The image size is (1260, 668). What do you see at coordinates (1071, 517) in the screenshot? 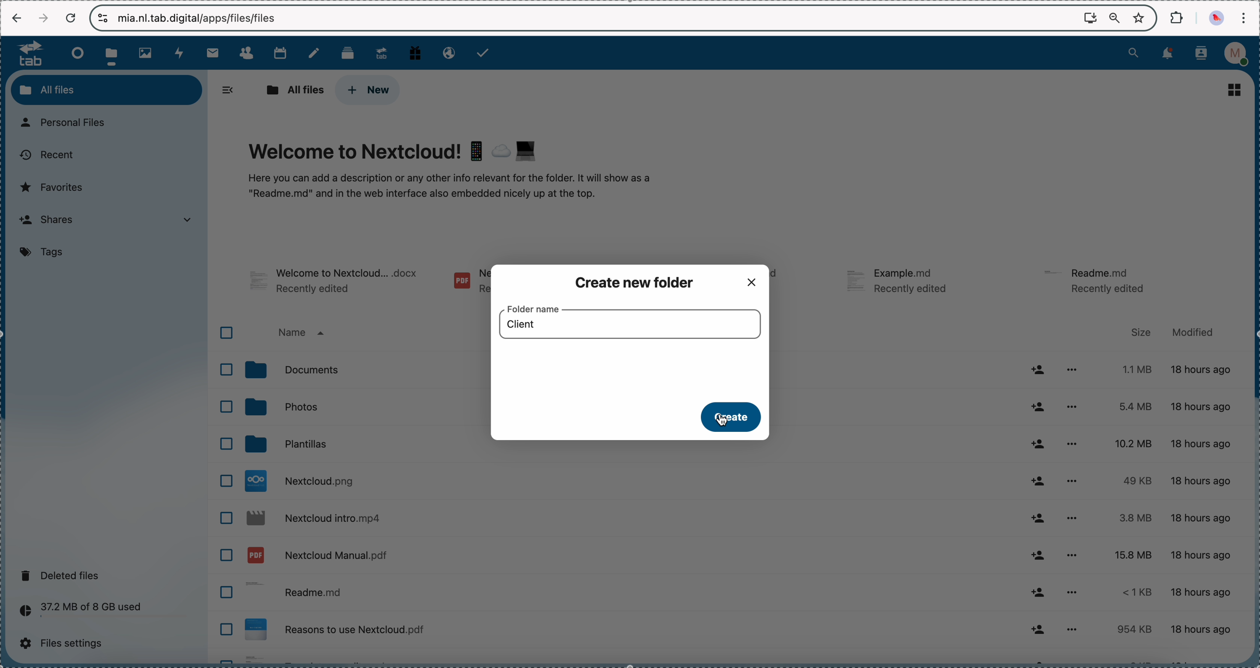
I see `more options` at bounding box center [1071, 517].